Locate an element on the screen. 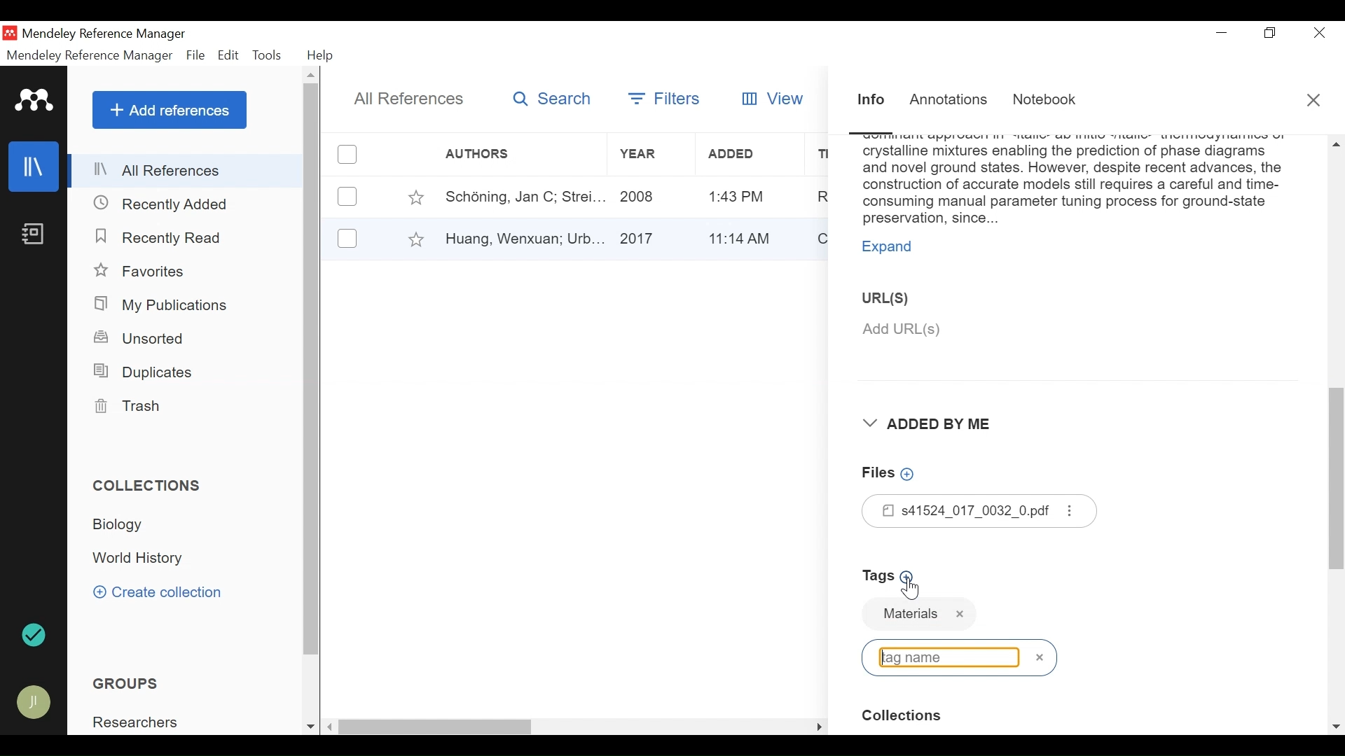  Author is located at coordinates (501, 154).